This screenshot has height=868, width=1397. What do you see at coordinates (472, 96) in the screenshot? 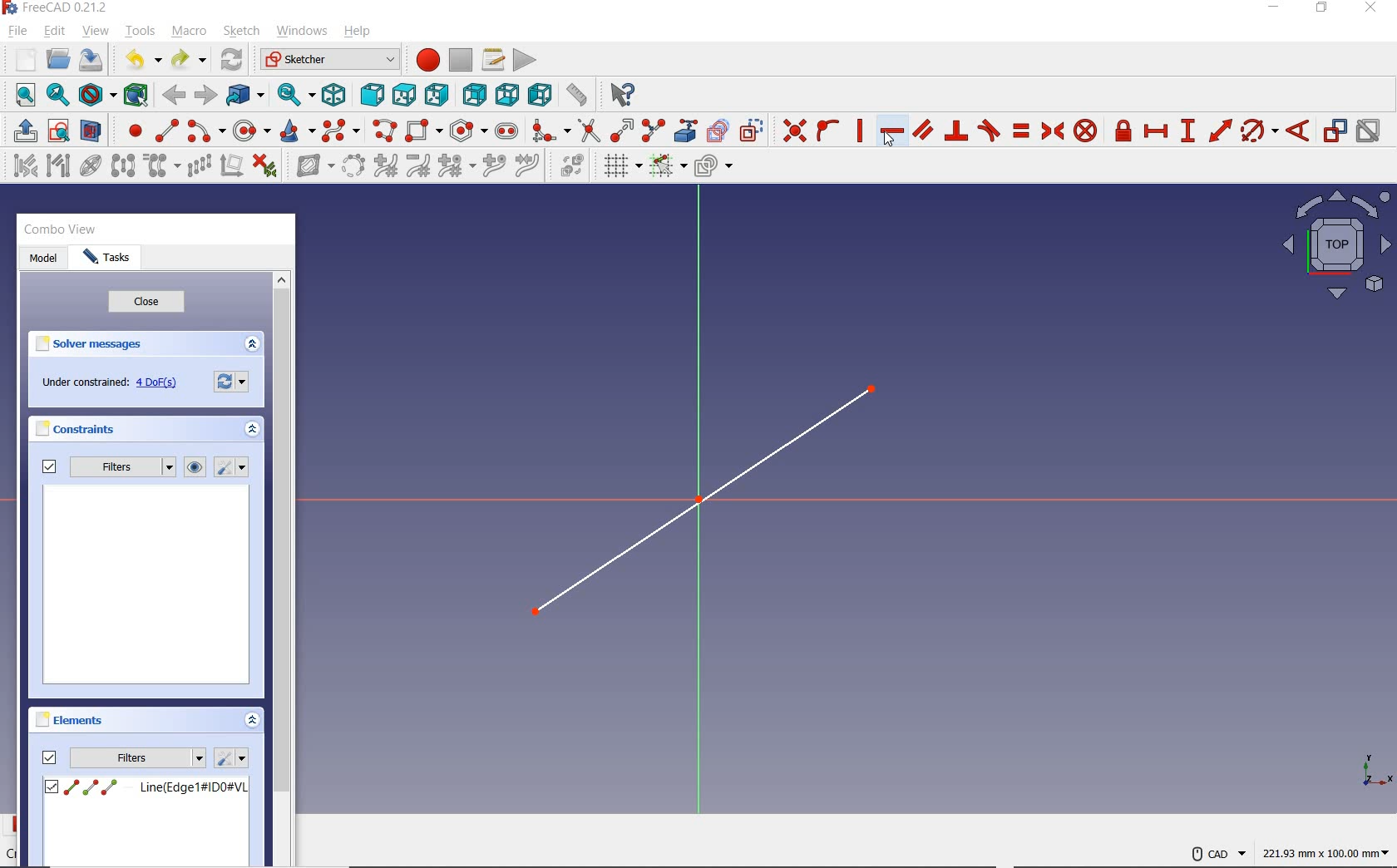
I see `REAR` at bounding box center [472, 96].